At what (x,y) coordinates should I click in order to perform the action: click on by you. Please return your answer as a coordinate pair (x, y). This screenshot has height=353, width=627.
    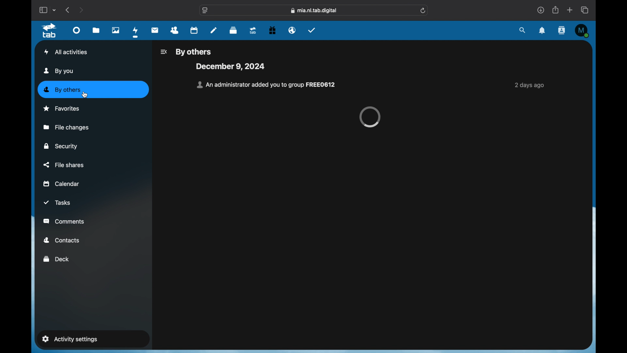
    Looking at the image, I should click on (59, 71).